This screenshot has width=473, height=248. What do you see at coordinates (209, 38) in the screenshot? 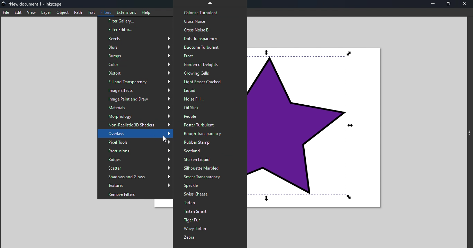
I see `Dots transparency` at bounding box center [209, 38].